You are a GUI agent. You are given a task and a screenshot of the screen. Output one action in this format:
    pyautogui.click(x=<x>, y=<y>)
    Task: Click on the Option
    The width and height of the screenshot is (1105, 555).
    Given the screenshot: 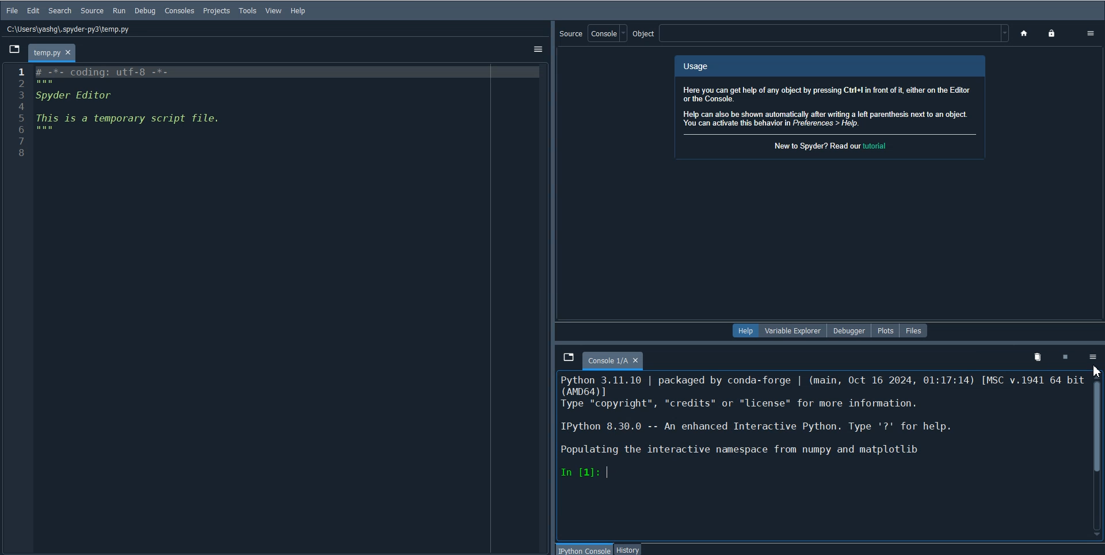 What is the action you would take?
    pyautogui.click(x=536, y=50)
    